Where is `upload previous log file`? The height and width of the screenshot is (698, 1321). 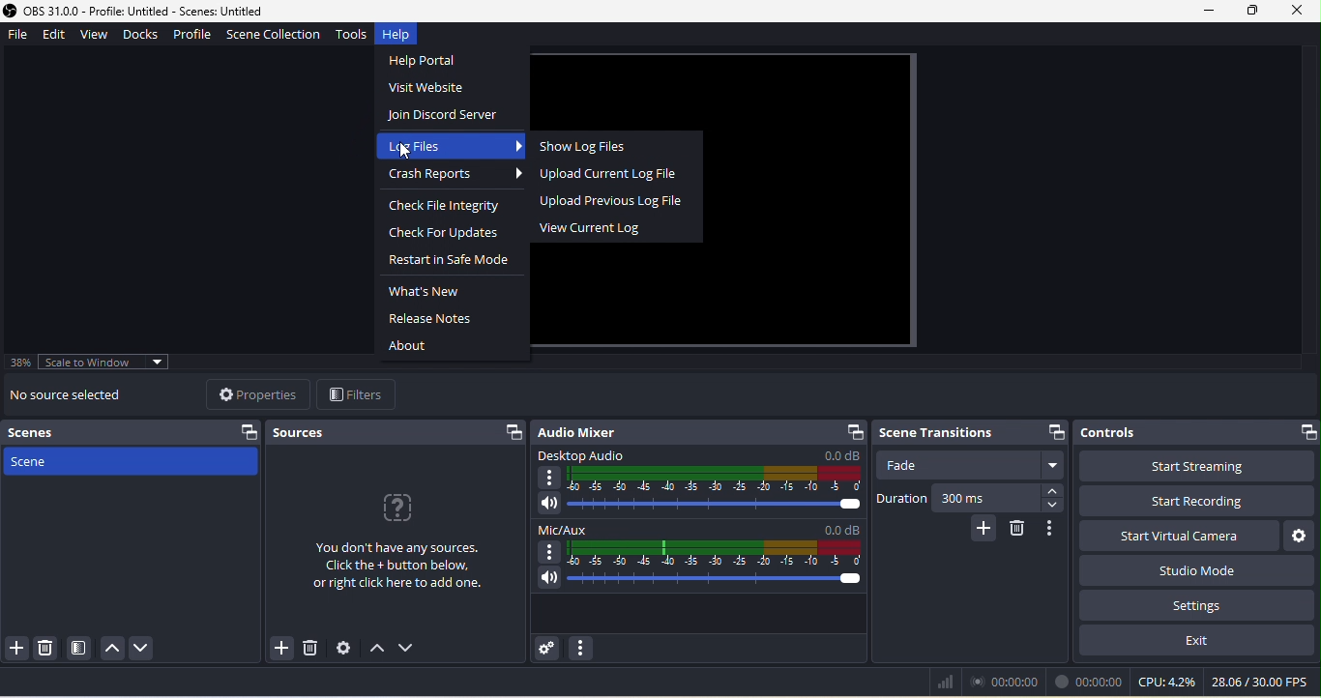
upload previous log file is located at coordinates (616, 202).